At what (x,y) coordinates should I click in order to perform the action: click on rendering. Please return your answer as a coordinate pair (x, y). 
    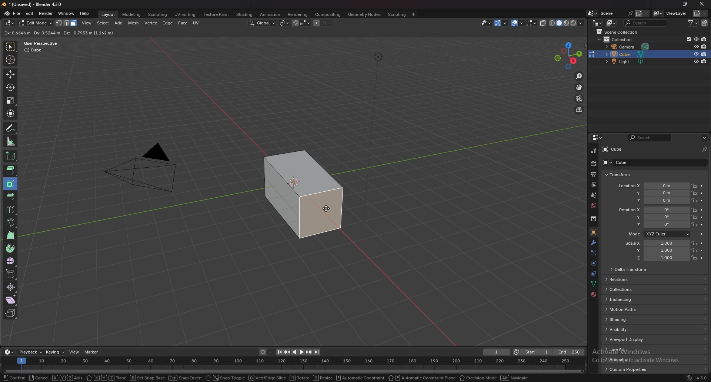
    Looking at the image, I should click on (298, 15).